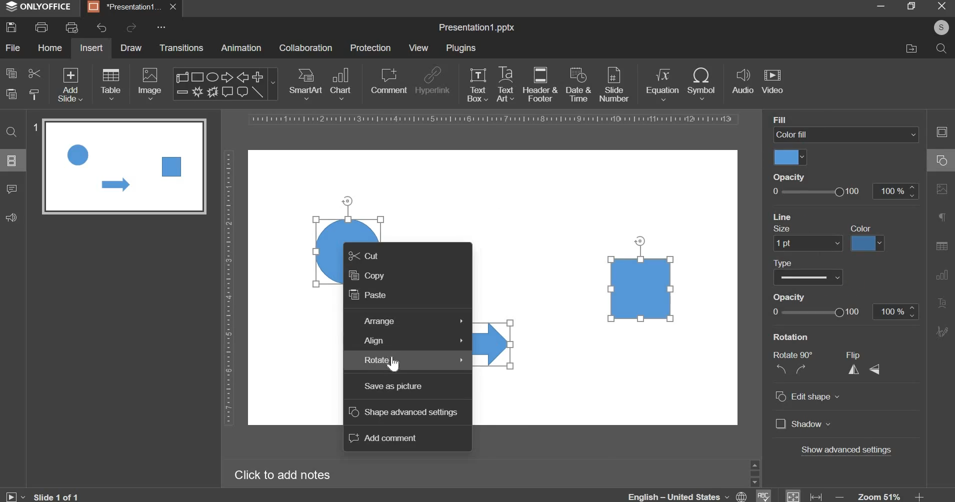  What do you see at coordinates (857, 369) in the screenshot?
I see `flip horizontal` at bounding box center [857, 369].